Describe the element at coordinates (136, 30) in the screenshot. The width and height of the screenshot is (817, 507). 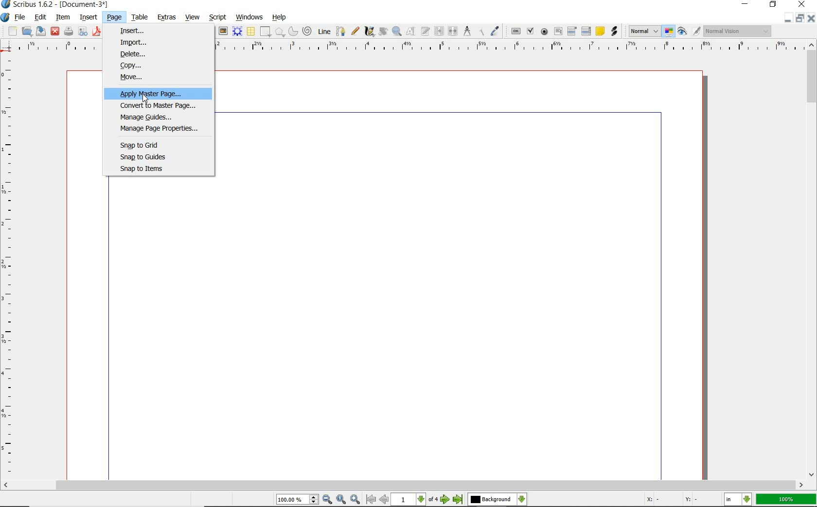
I see `insert` at that location.